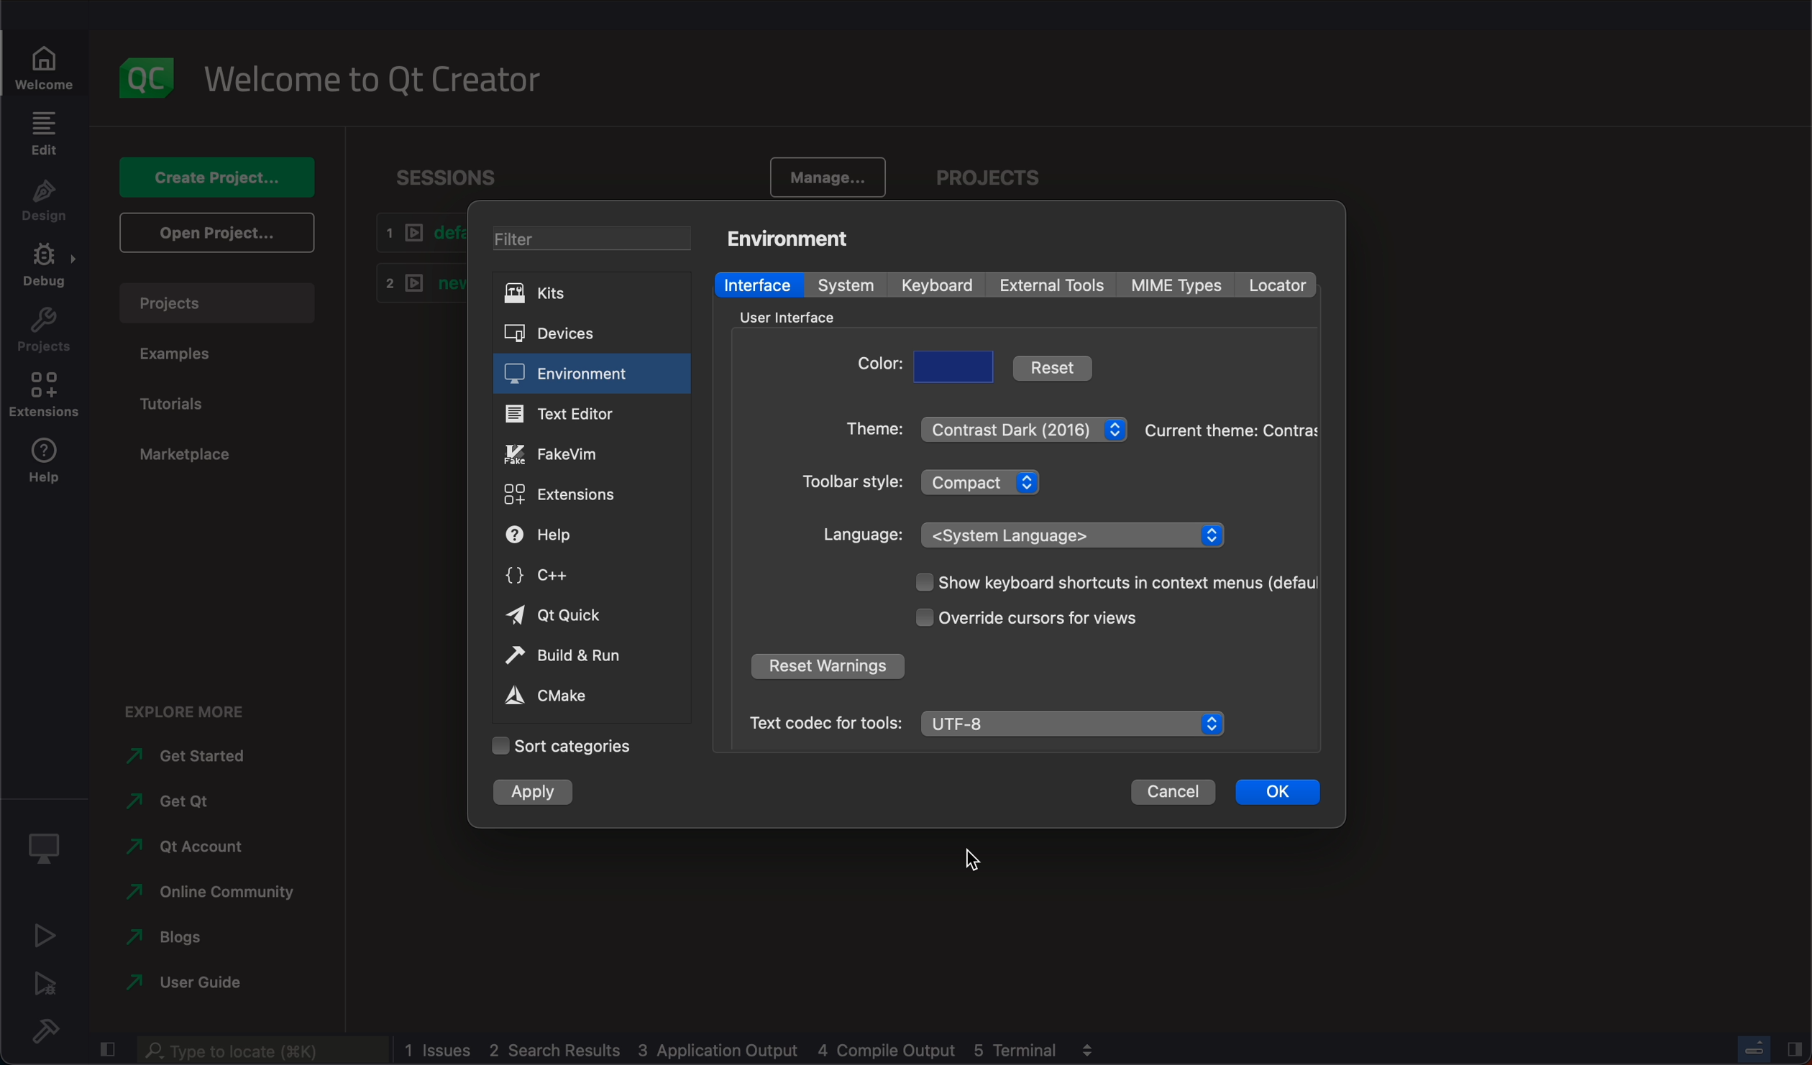 The height and width of the screenshot is (1065, 1812). What do you see at coordinates (216, 172) in the screenshot?
I see `create` at bounding box center [216, 172].